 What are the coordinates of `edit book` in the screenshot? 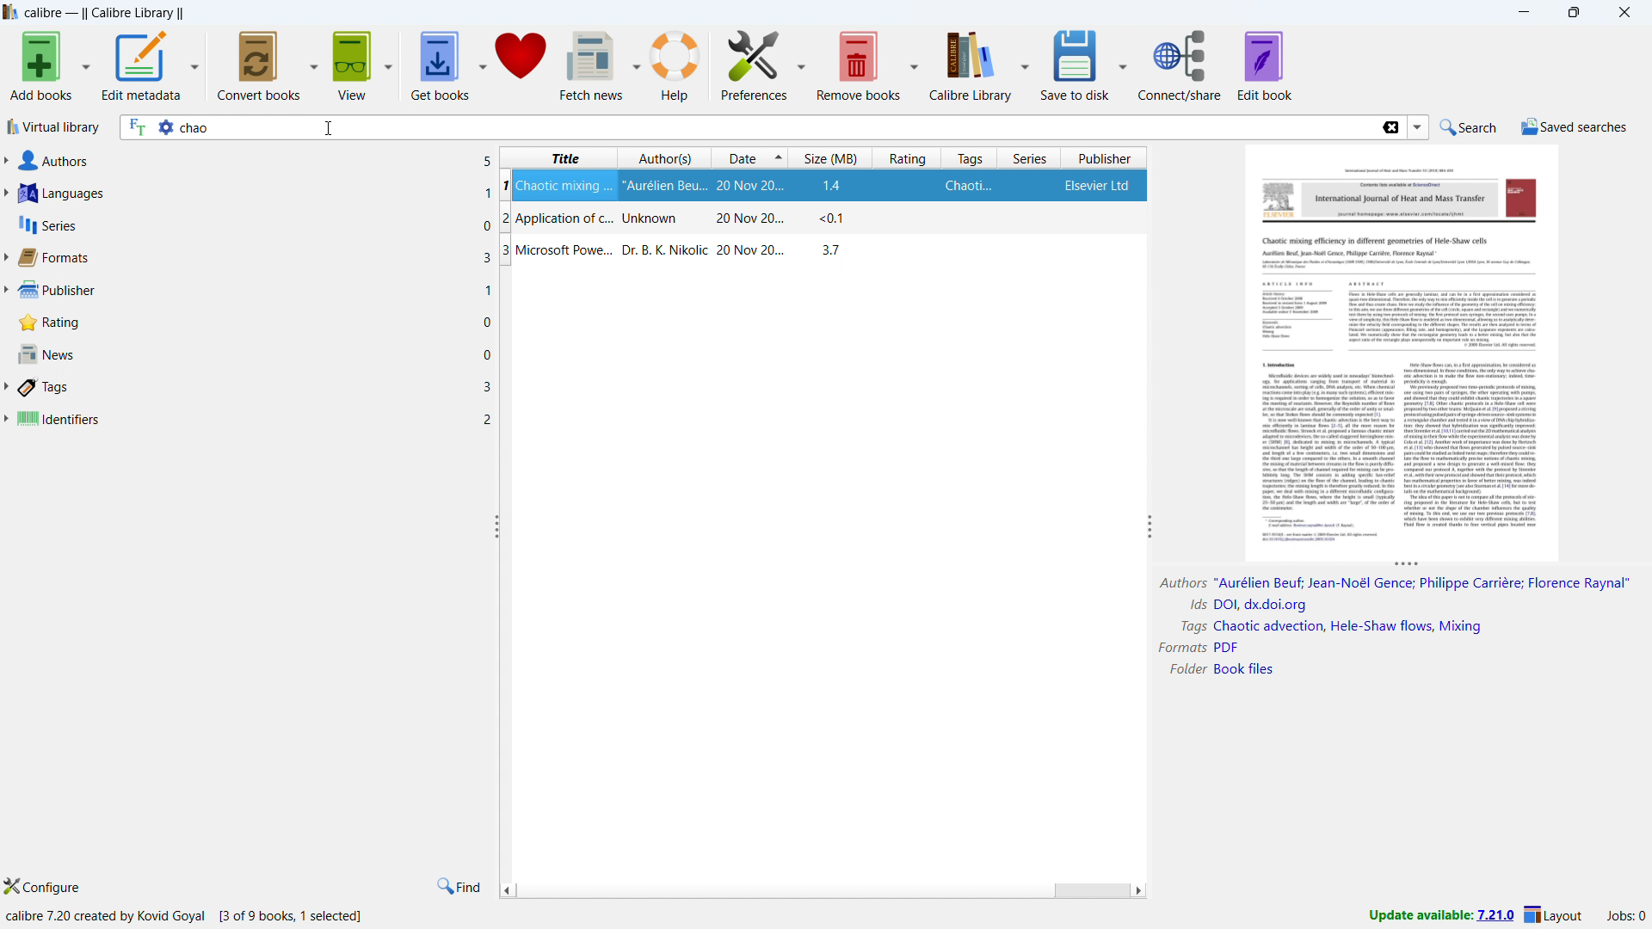 It's located at (1265, 65).